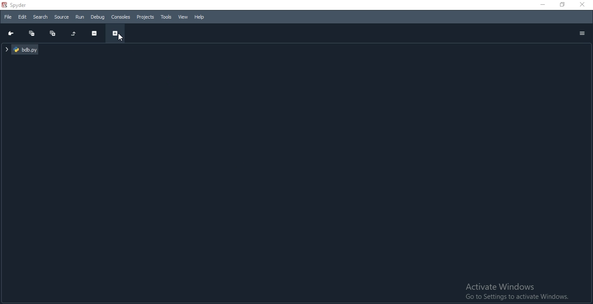 This screenshot has height=304, width=593. What do you see at coordinates (97, 17) in the screenshot?
I see `Debug` at bounding box center [97, 17].